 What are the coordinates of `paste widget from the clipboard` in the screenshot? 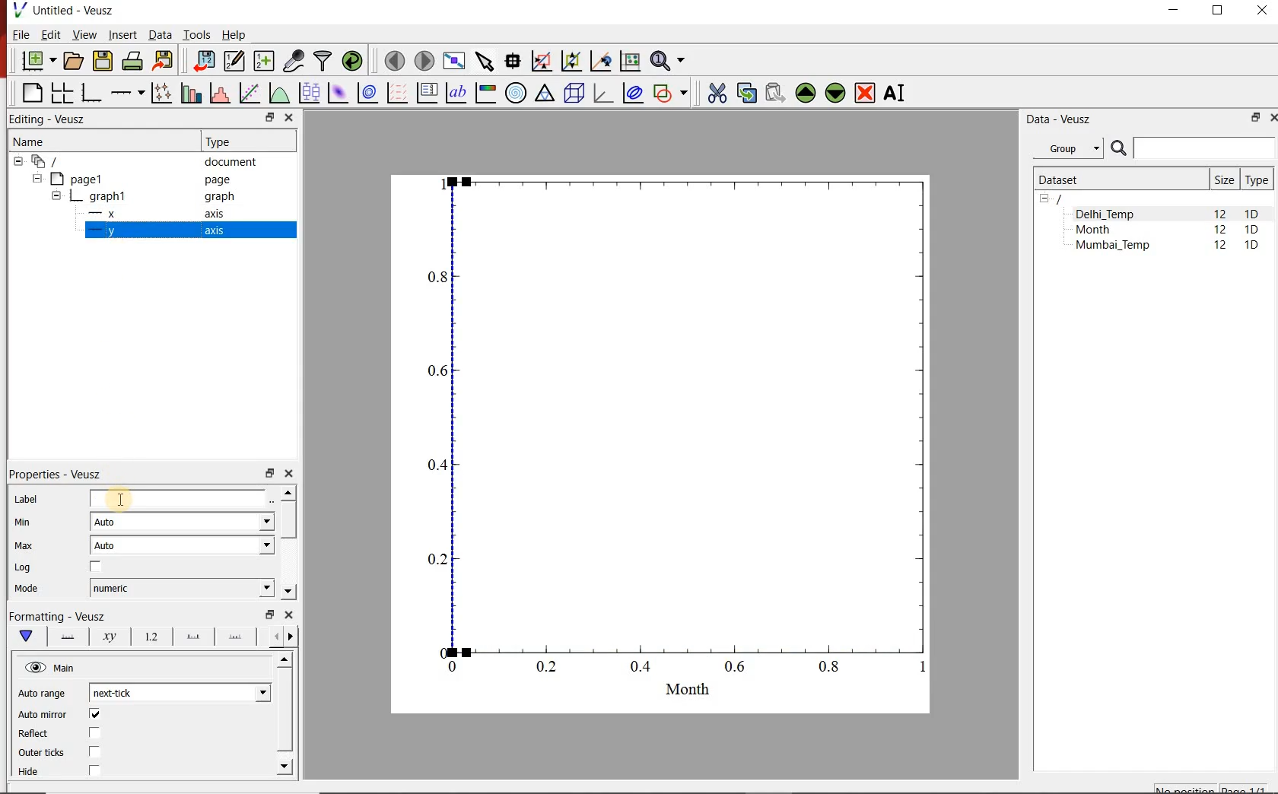 It's located at (776, 92).